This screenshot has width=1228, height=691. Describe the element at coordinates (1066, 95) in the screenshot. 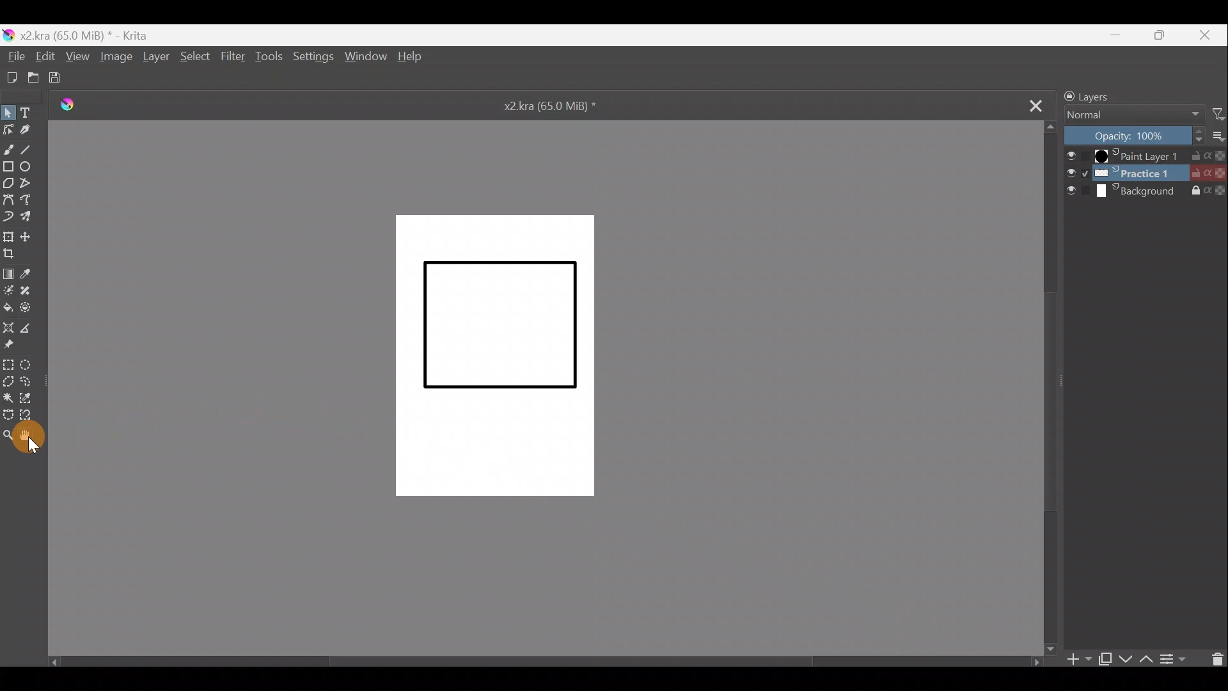

I see `Lock/unlock docker` at that location.